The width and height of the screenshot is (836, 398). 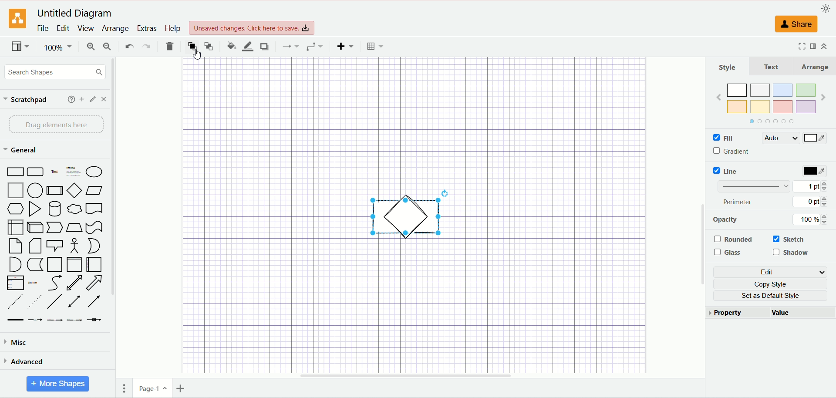 I want to click on set as default, so click(x=770, y=297).